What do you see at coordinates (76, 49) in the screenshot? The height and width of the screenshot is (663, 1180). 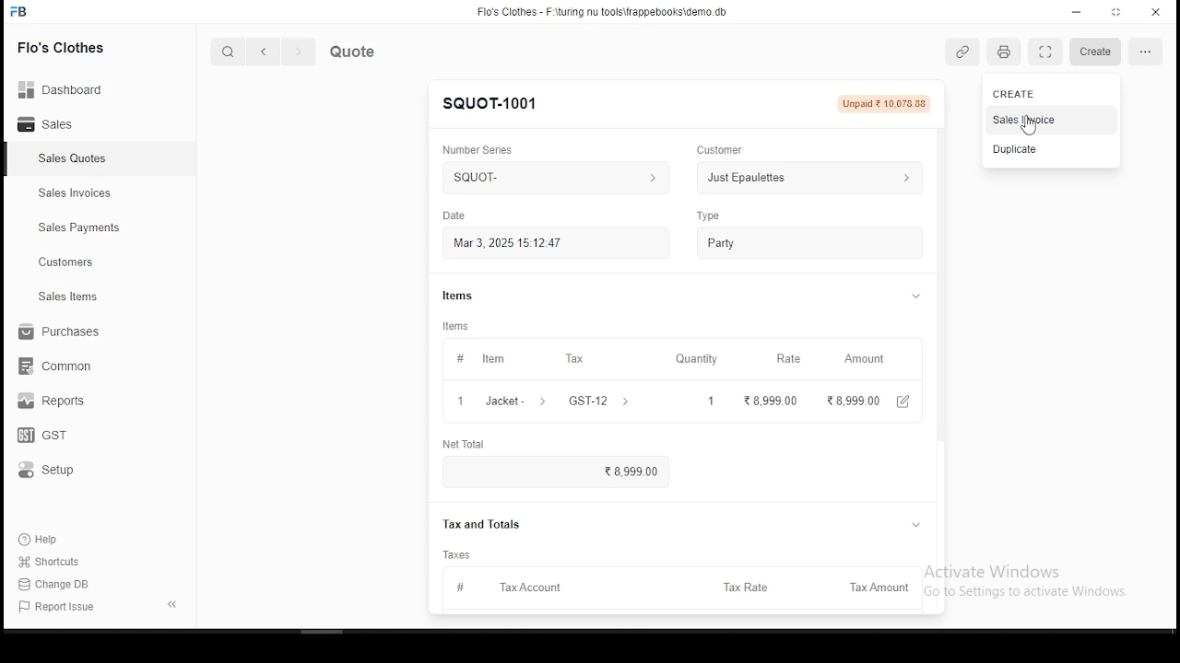 I see `Flo's clothes` at bounding box center [76, 49].